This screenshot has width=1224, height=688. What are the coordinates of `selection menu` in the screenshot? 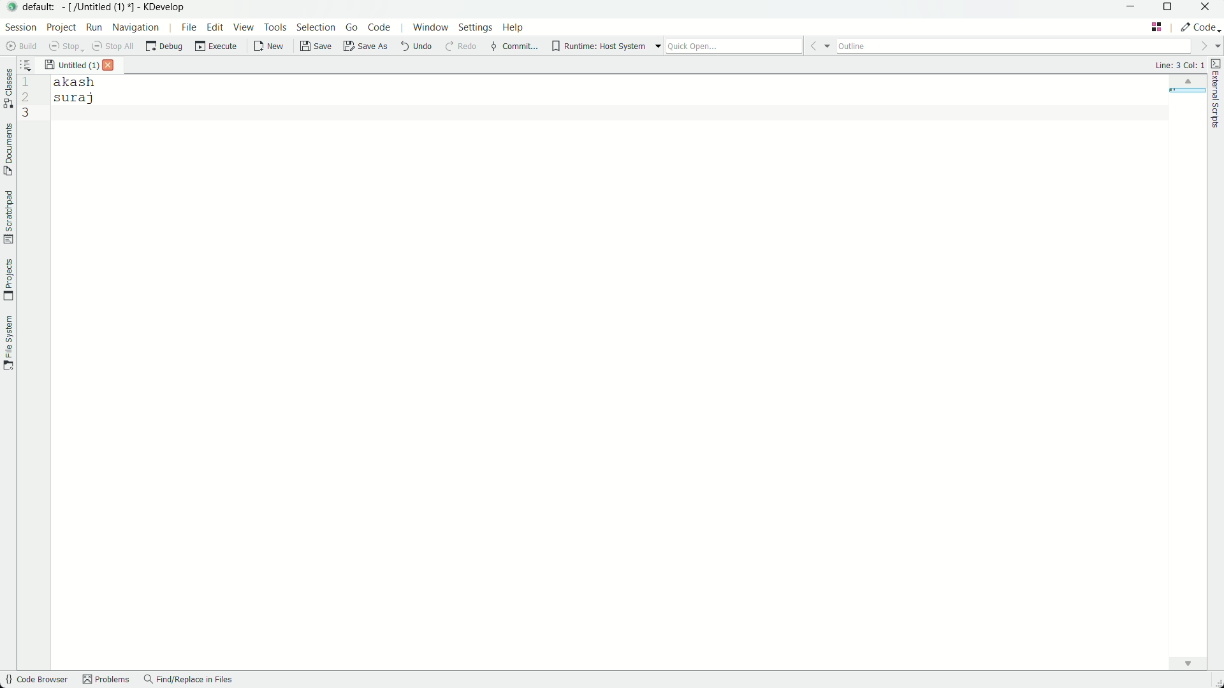 It's located at (318, 29).